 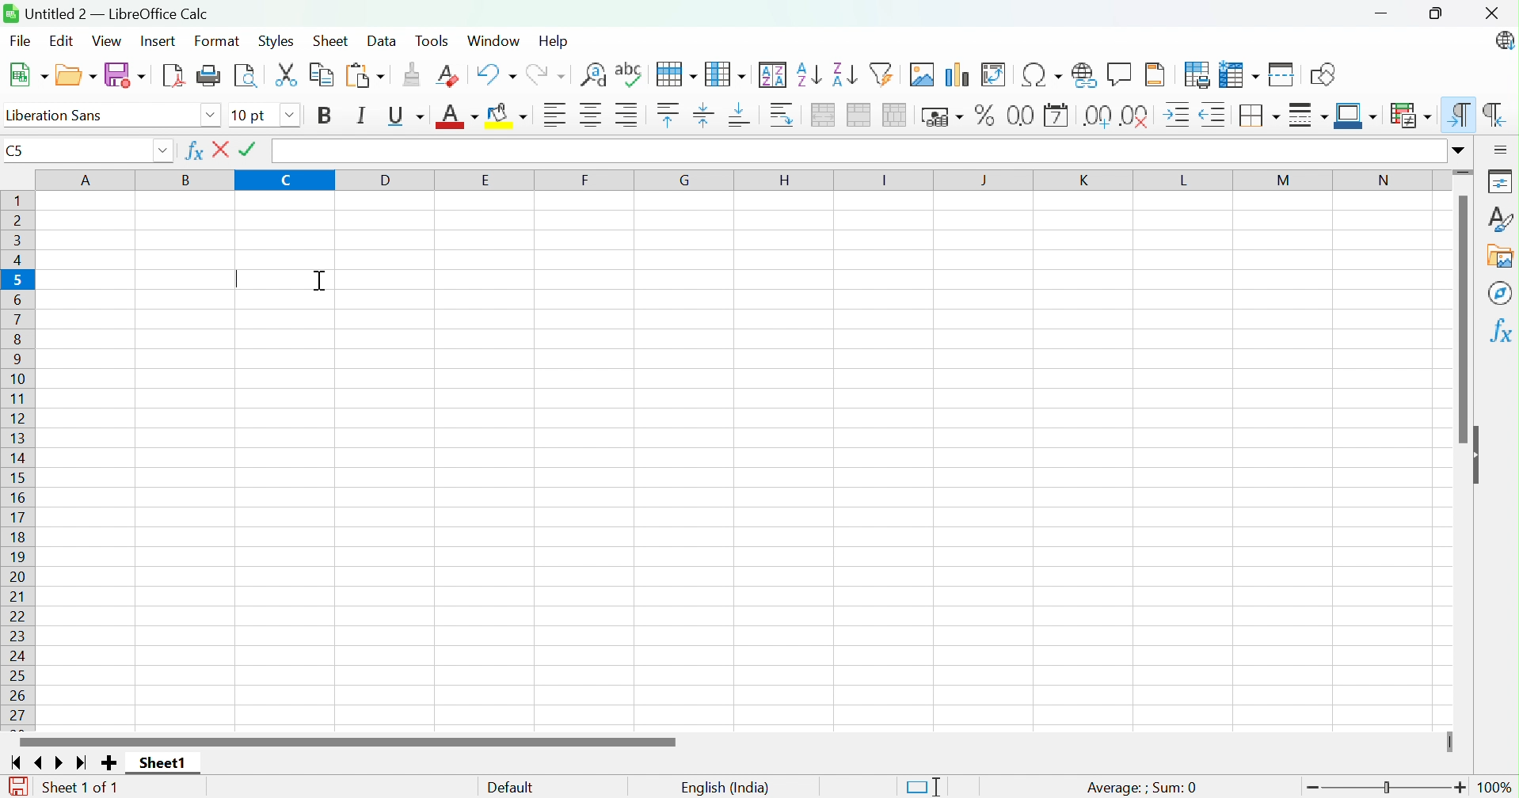 I want to click on Insert image, so click(x=924, y=74).